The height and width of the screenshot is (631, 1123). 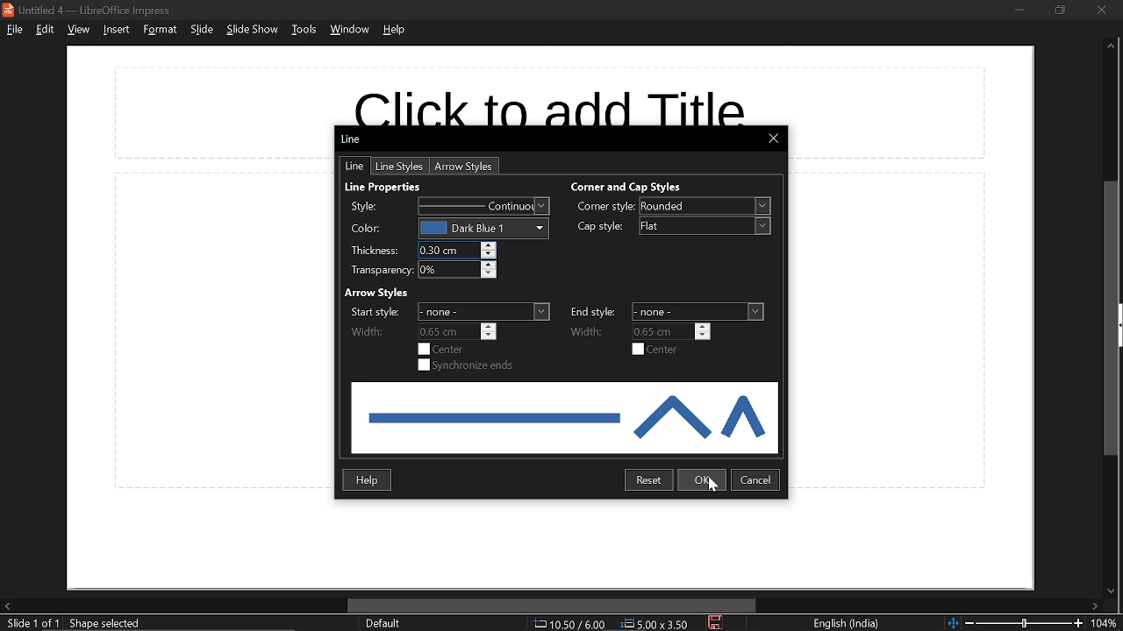 I want to click on ok, so click(x=701, y=479).